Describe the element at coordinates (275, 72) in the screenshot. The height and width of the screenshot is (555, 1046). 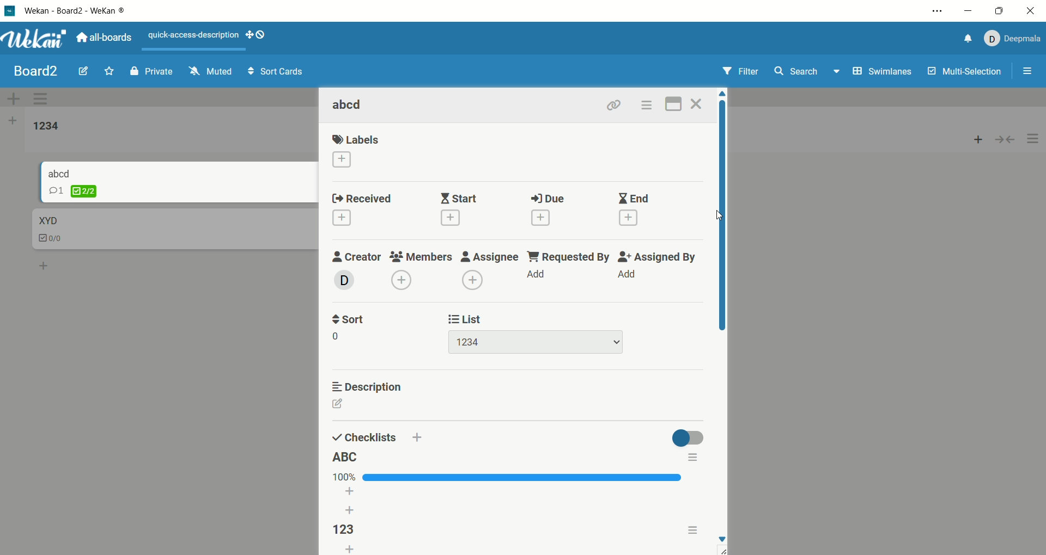
I see `sort cards` at that location.